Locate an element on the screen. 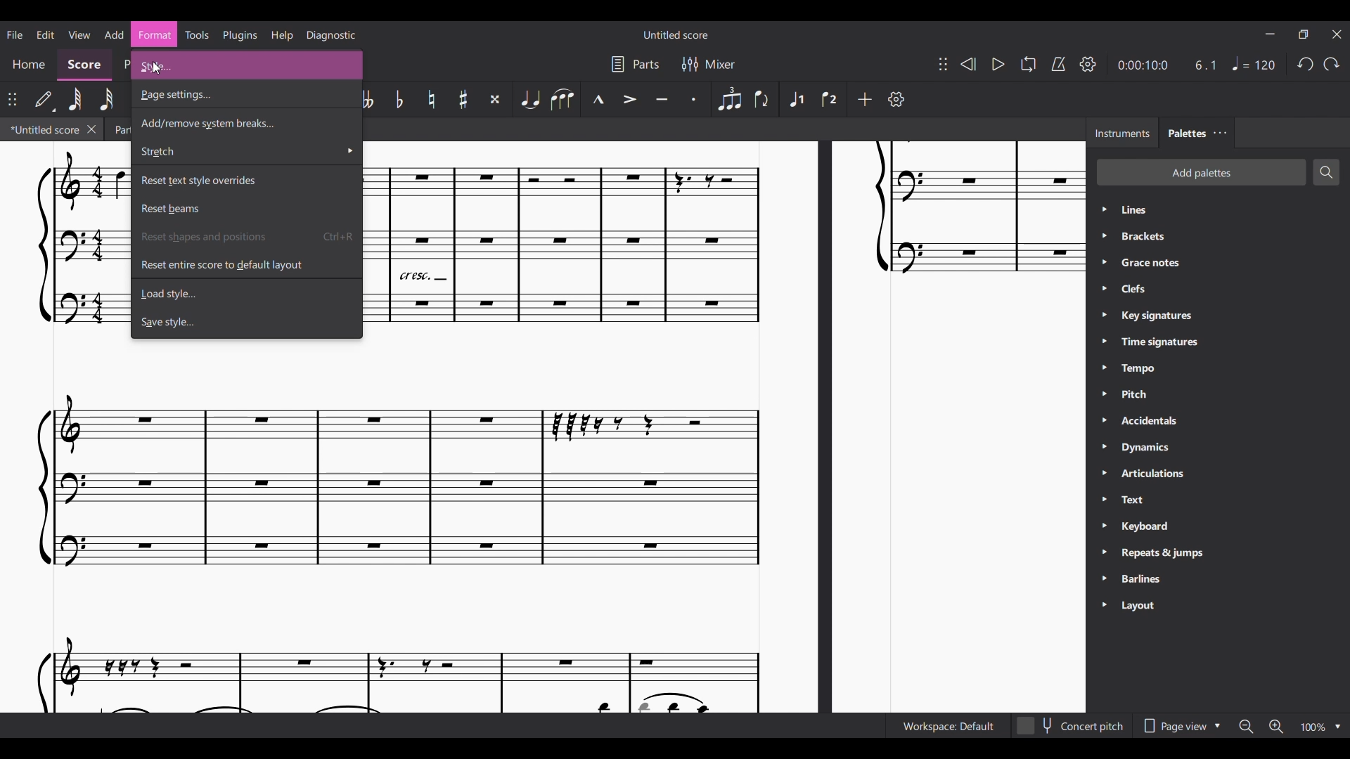 This screenshot has width=1350, height=759. Undo is located at coordinates (1305, 65).